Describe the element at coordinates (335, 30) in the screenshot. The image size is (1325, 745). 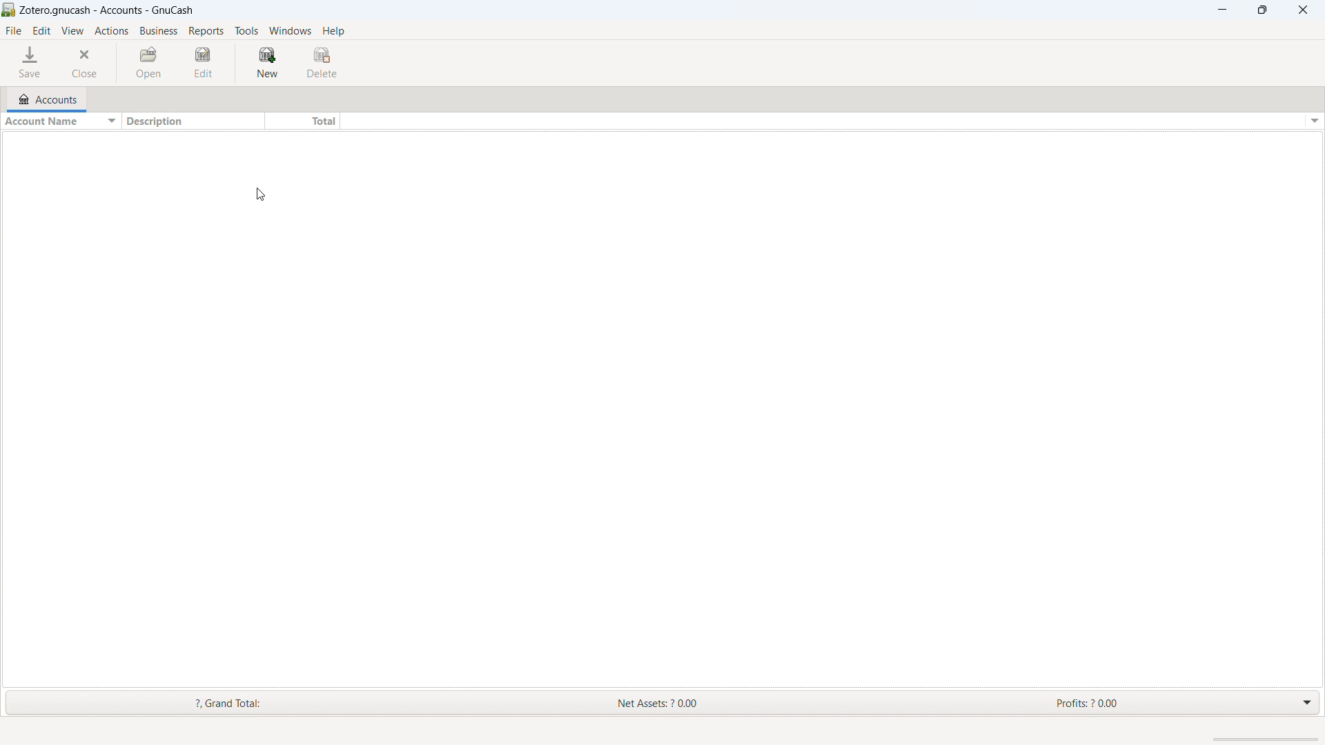
I see `help` at that location.